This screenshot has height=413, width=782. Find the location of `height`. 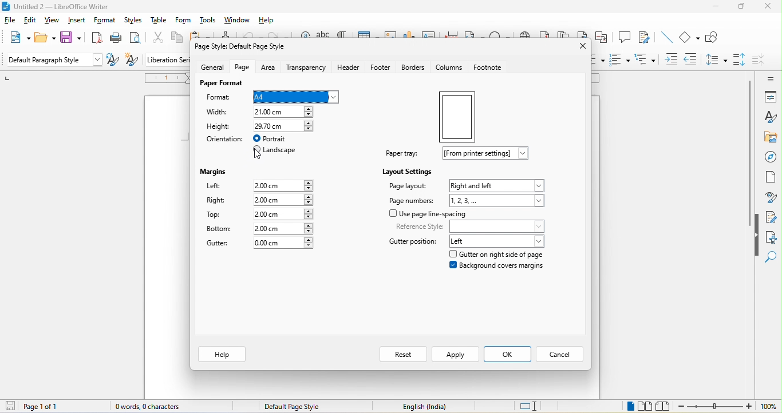

height is located at coordinates (220, 126).